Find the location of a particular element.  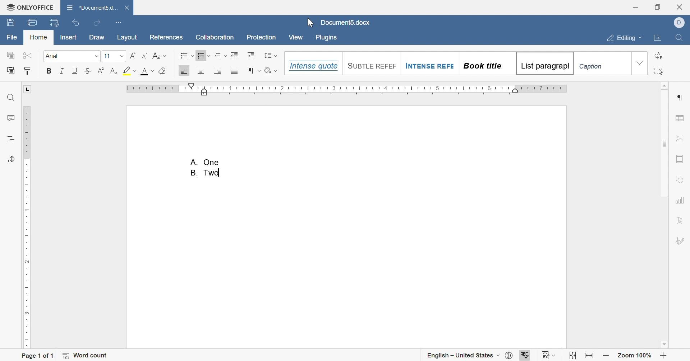

scroll bar is located at coordinates (663, 139).